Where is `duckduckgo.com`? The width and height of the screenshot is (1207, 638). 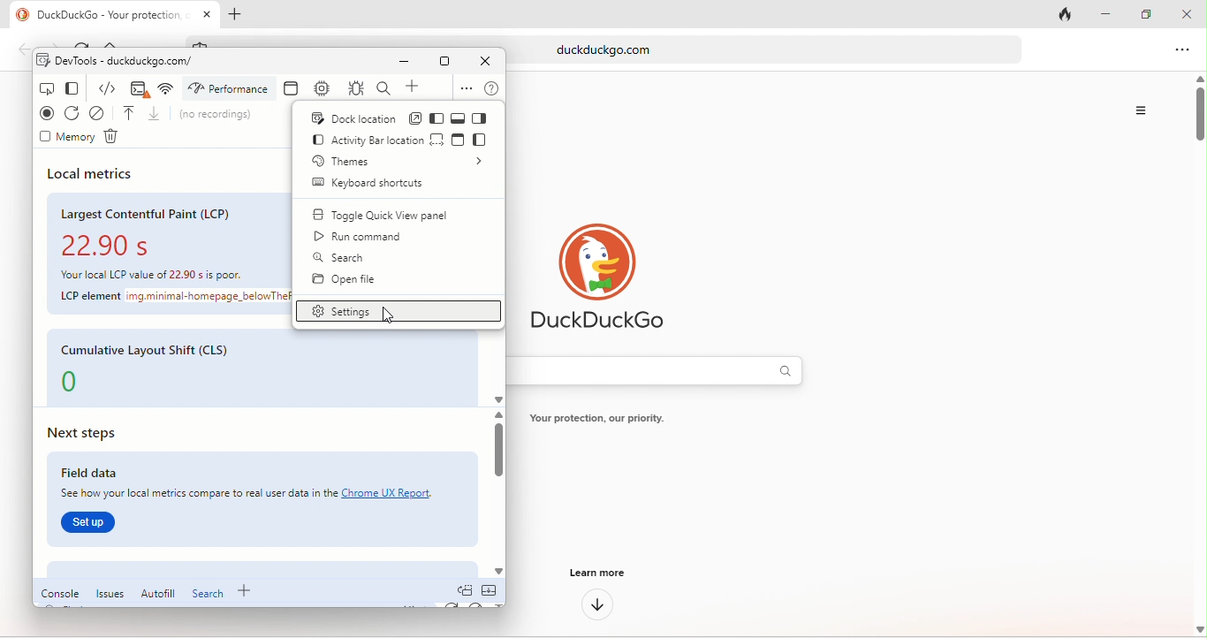 duckduckgo.com is located at coordinates (798, 49).